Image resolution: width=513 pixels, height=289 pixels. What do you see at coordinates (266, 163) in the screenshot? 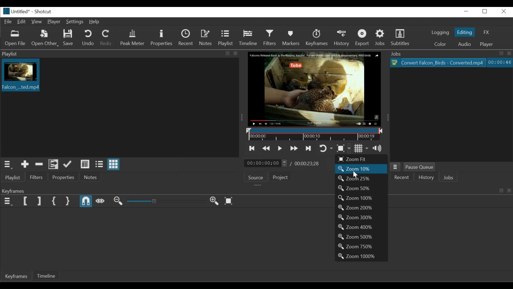
I see `Current location` at bounding box center [266, 163].